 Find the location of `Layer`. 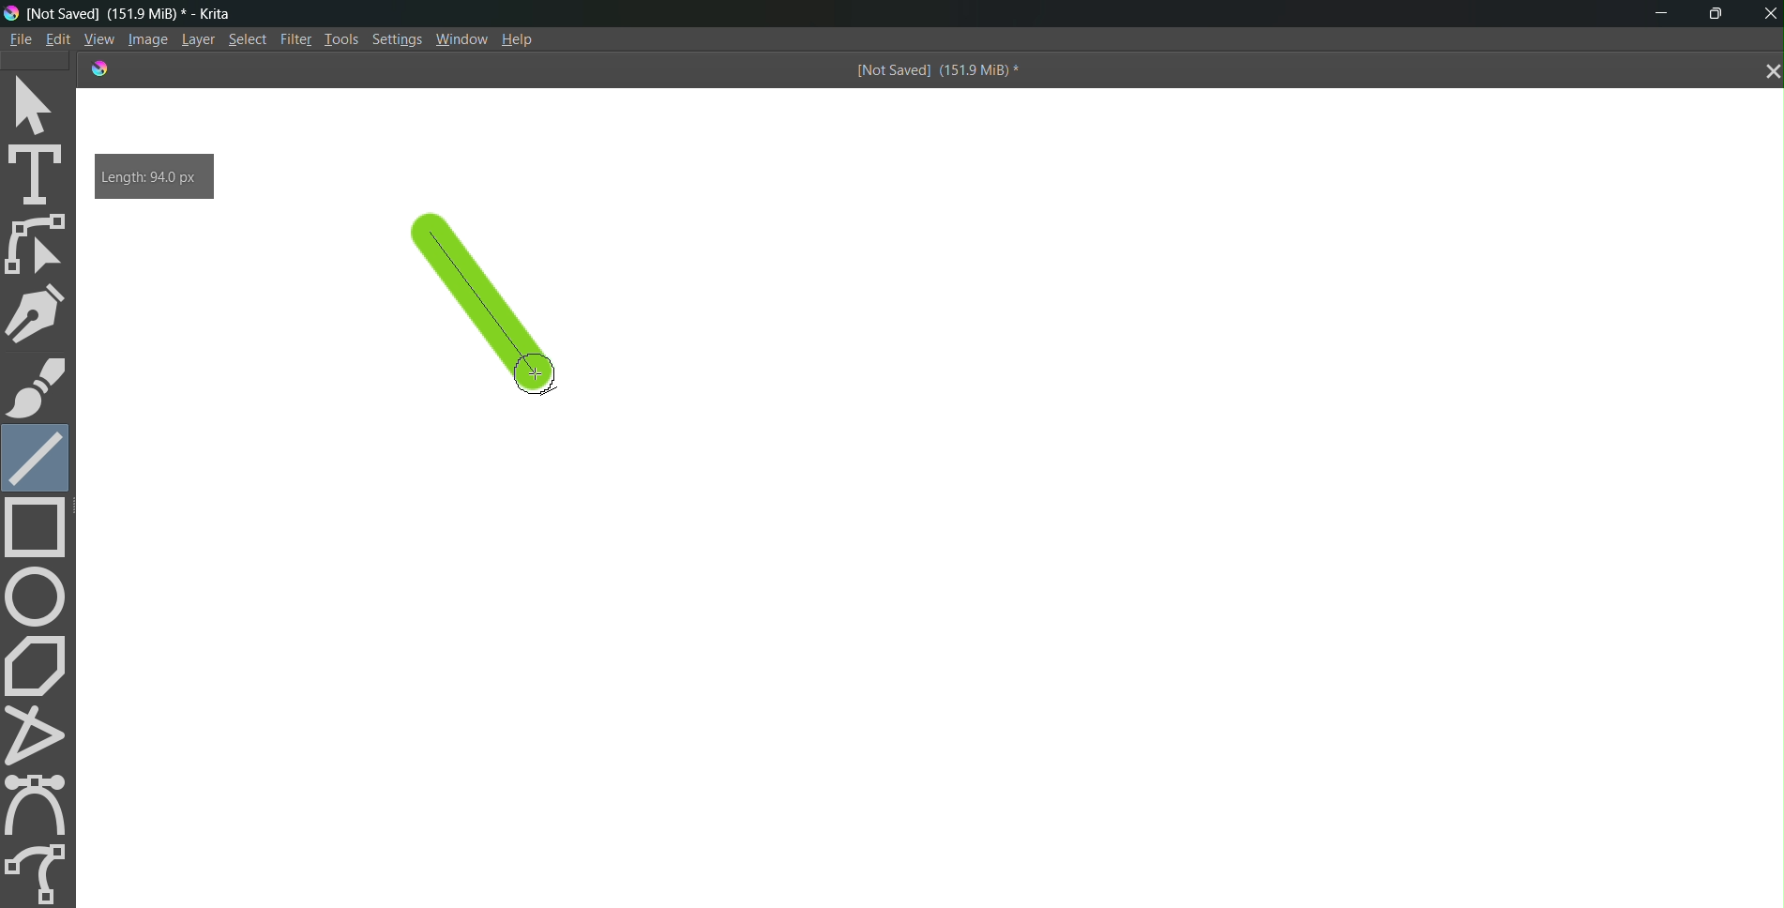

Layer is located at coordinates (194, 40).